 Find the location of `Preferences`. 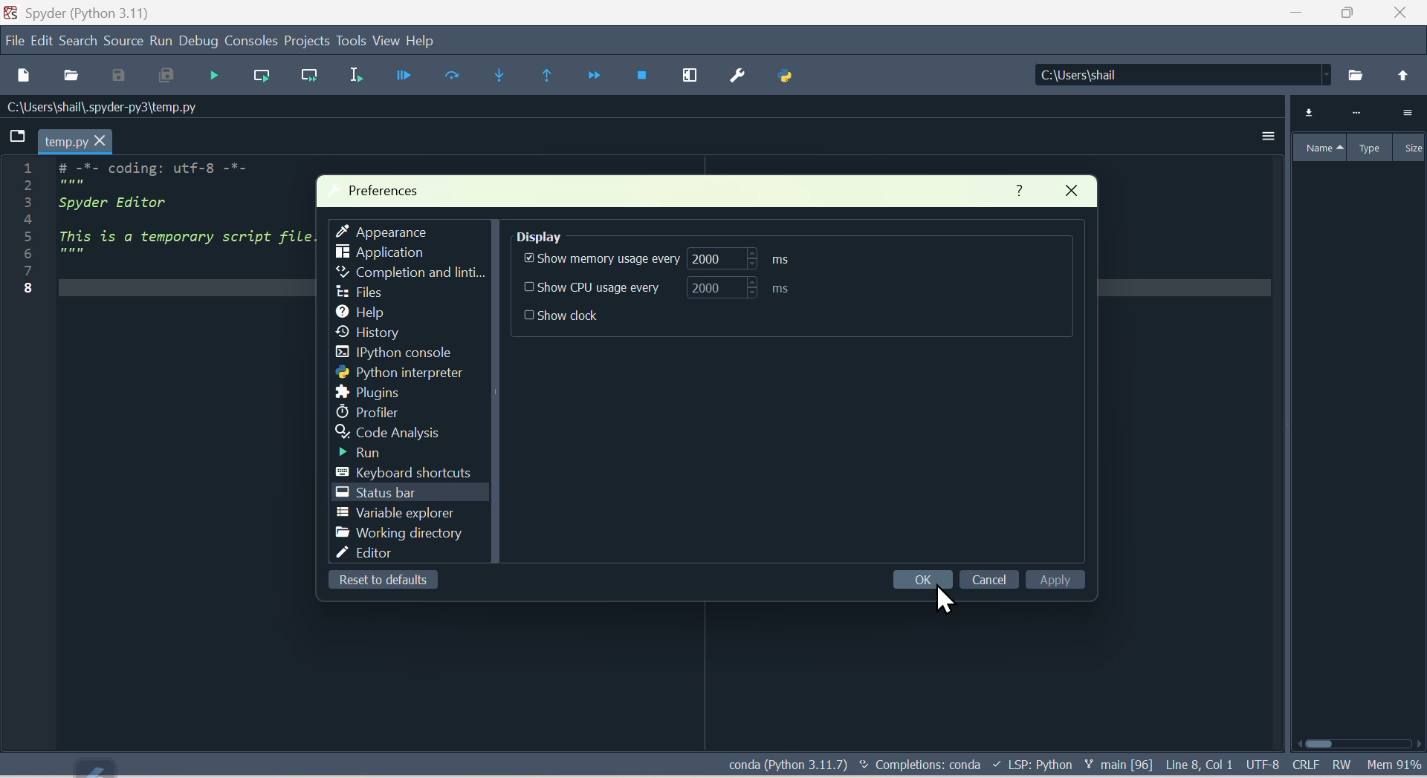

Preferences is located at coordinates (740, 75).